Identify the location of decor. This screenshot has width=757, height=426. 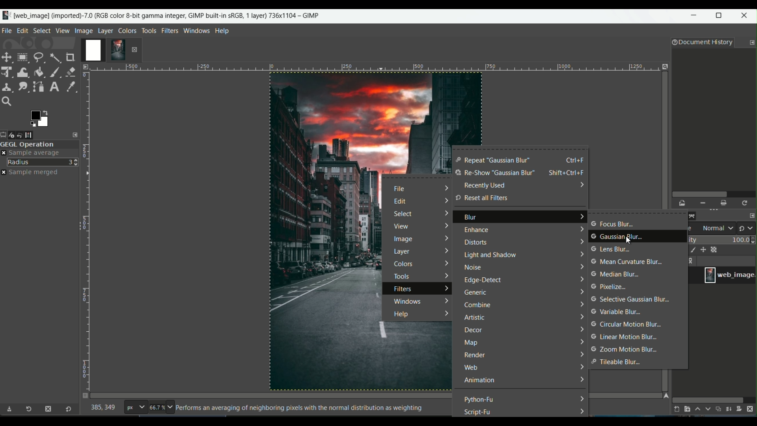
(473, 331).